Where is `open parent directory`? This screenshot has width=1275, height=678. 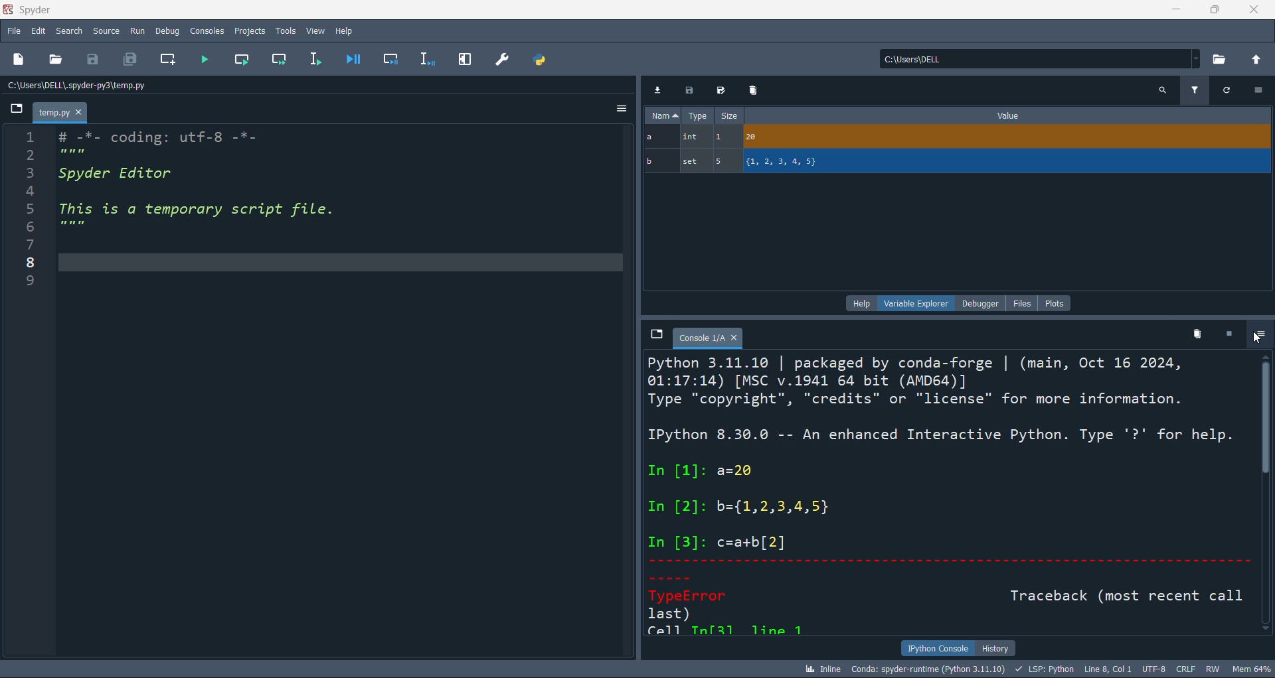 open parent directory is located at coordinates (1258, 58).